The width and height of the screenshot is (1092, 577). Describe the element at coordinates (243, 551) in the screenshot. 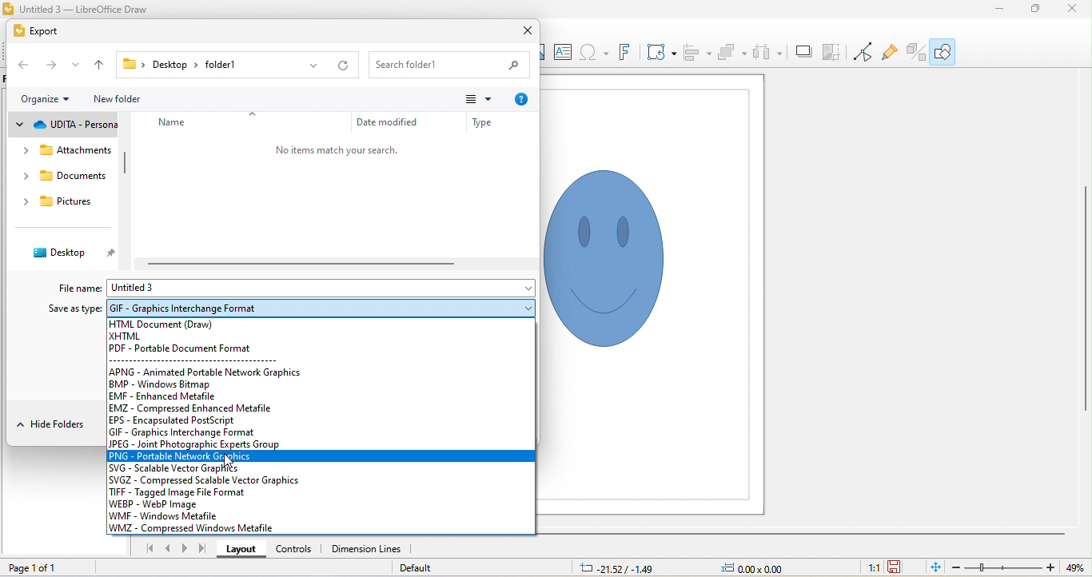

I see `layout` at that location.